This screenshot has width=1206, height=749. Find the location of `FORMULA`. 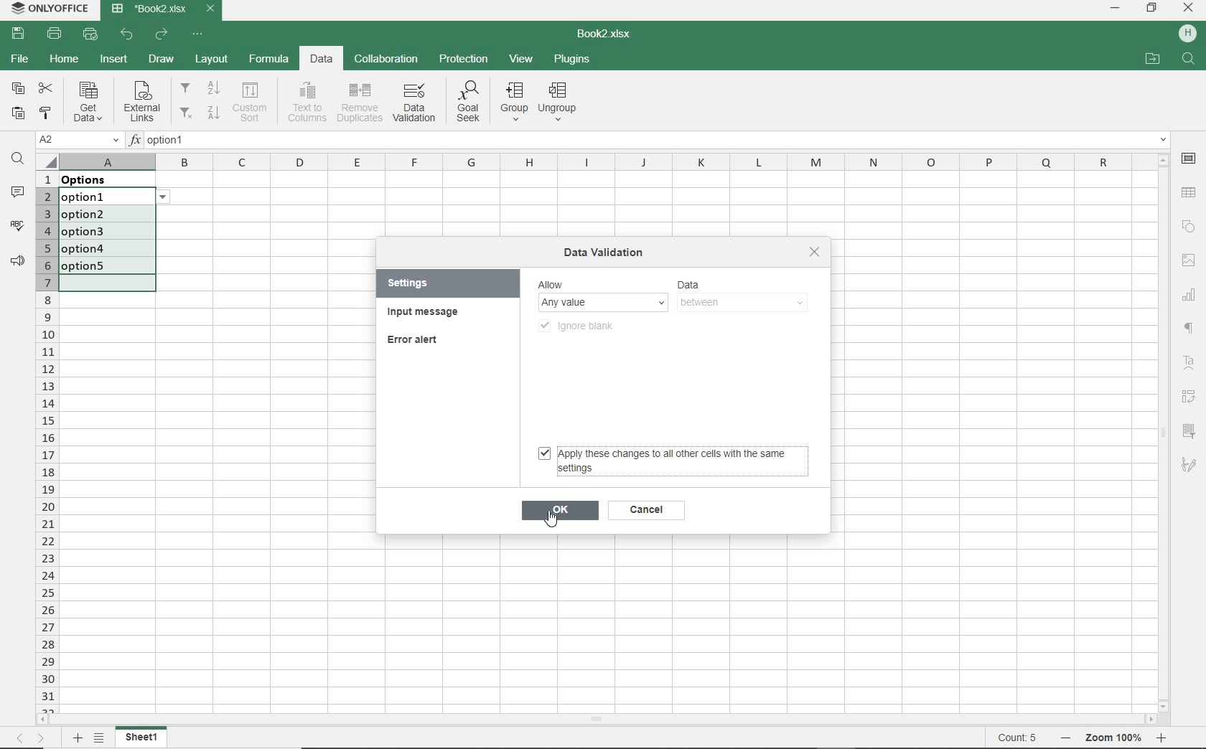

FORMULA is located at coordinates (267, 60).